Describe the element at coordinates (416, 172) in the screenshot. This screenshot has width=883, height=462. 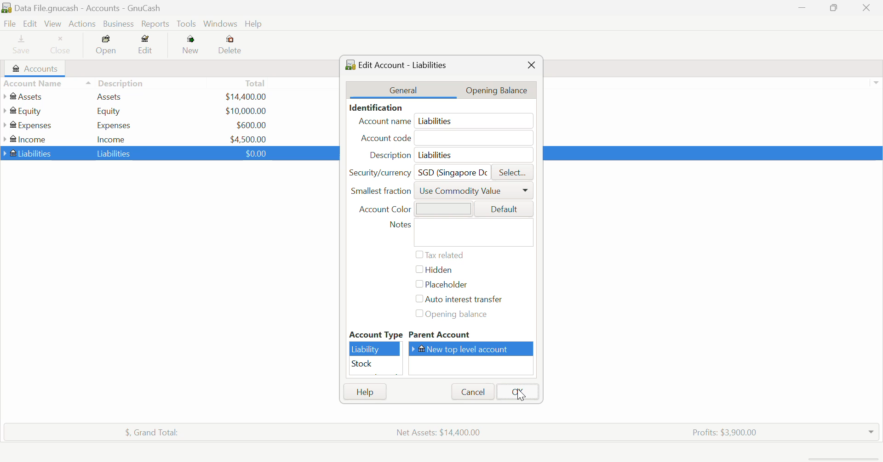
I see `Security/currency: SGD (Singapore Dollar)` at that location.